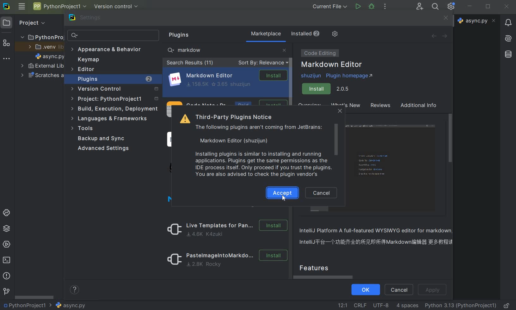 The height and width of the screenshot is (310, 516). Describe the element at coordinates (188, 50) in the screenshot. I see `markdown` at that location.